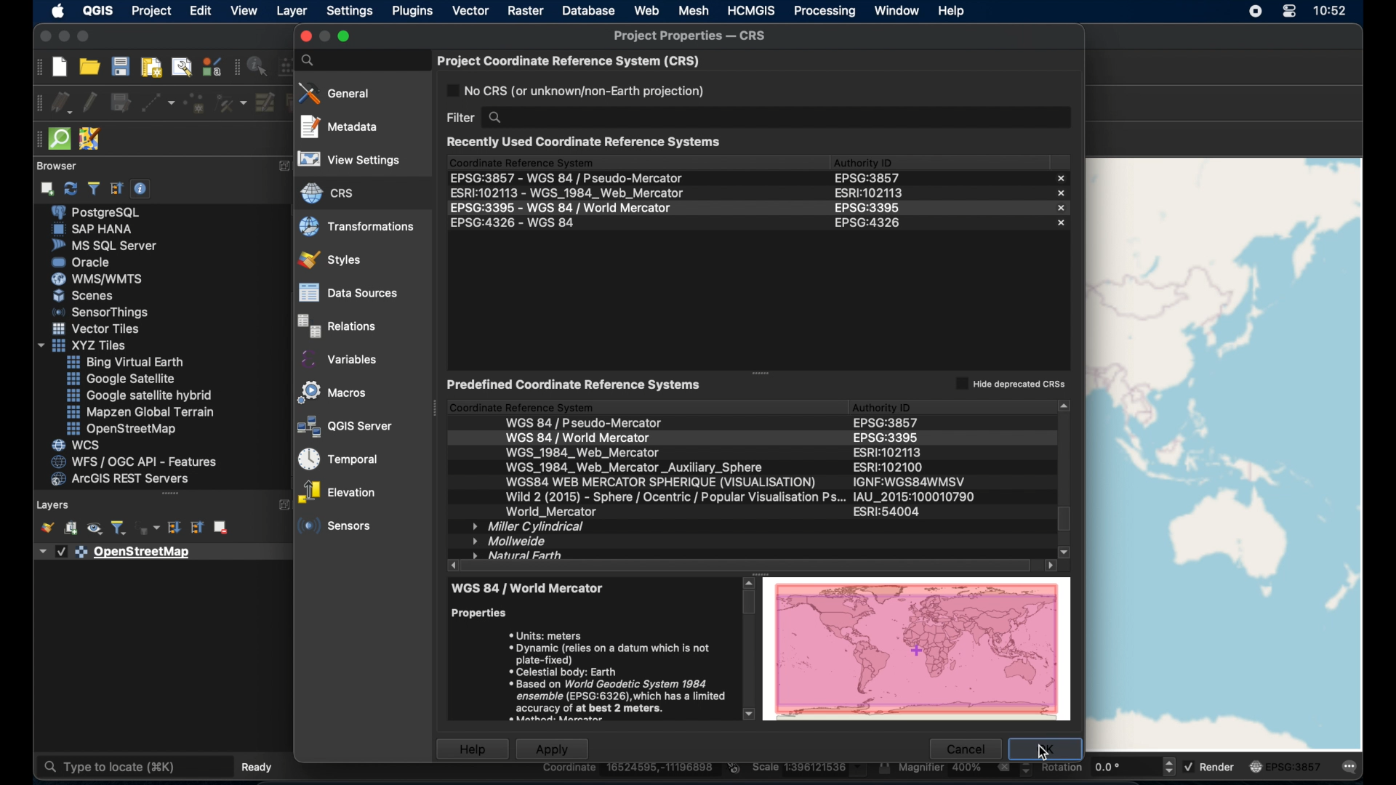  What do you see at coordinates (577, 385) in the screenshot?
I see `predefined coordinate reference system` at bounding box center [577, 385].